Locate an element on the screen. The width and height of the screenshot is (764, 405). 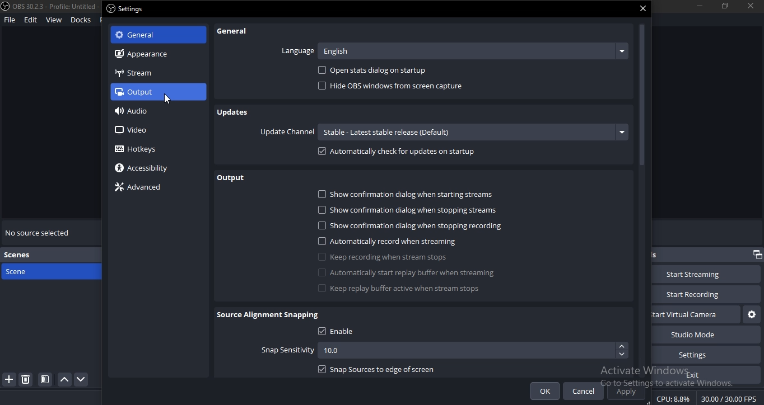
view is located at coordinates (53, 20).